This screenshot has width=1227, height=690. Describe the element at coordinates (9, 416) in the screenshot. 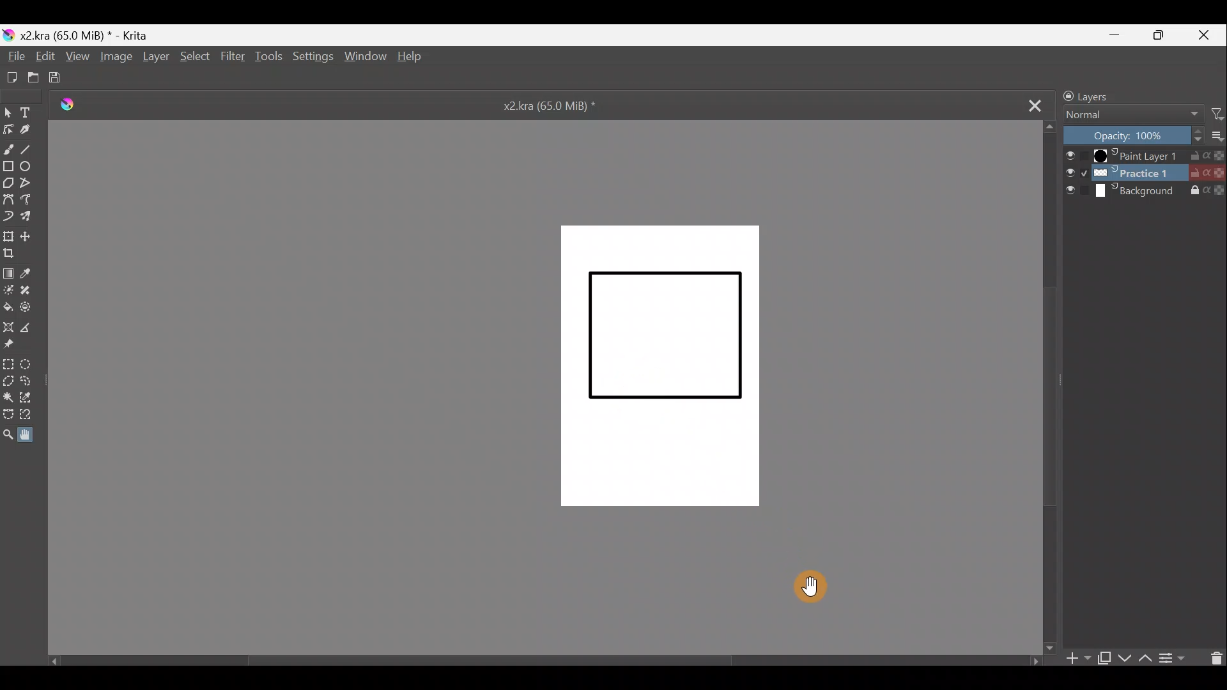

I see `Bezier curve selection tool` at that location.